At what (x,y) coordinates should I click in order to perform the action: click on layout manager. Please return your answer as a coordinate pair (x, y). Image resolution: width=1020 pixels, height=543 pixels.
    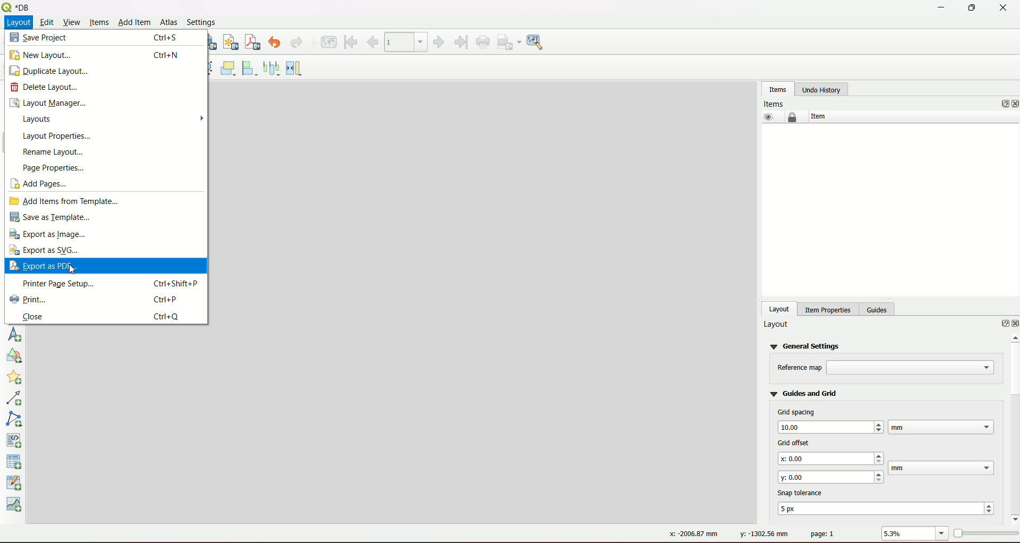
    Looking at the image, I should click on (49, 101).